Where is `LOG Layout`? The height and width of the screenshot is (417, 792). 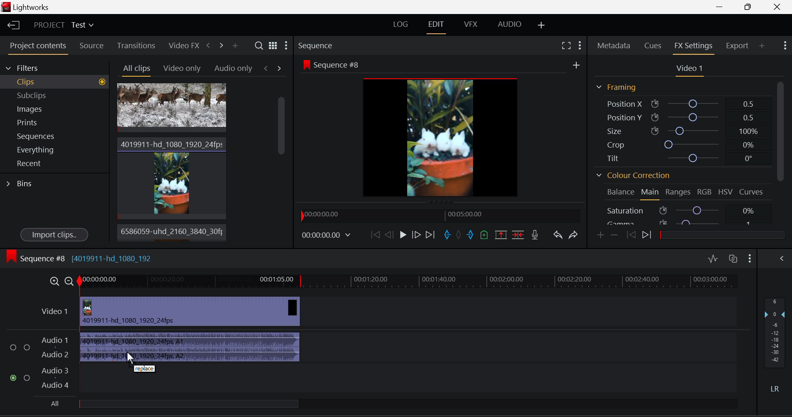
LOG Layout is located at coordinates (401, 24).